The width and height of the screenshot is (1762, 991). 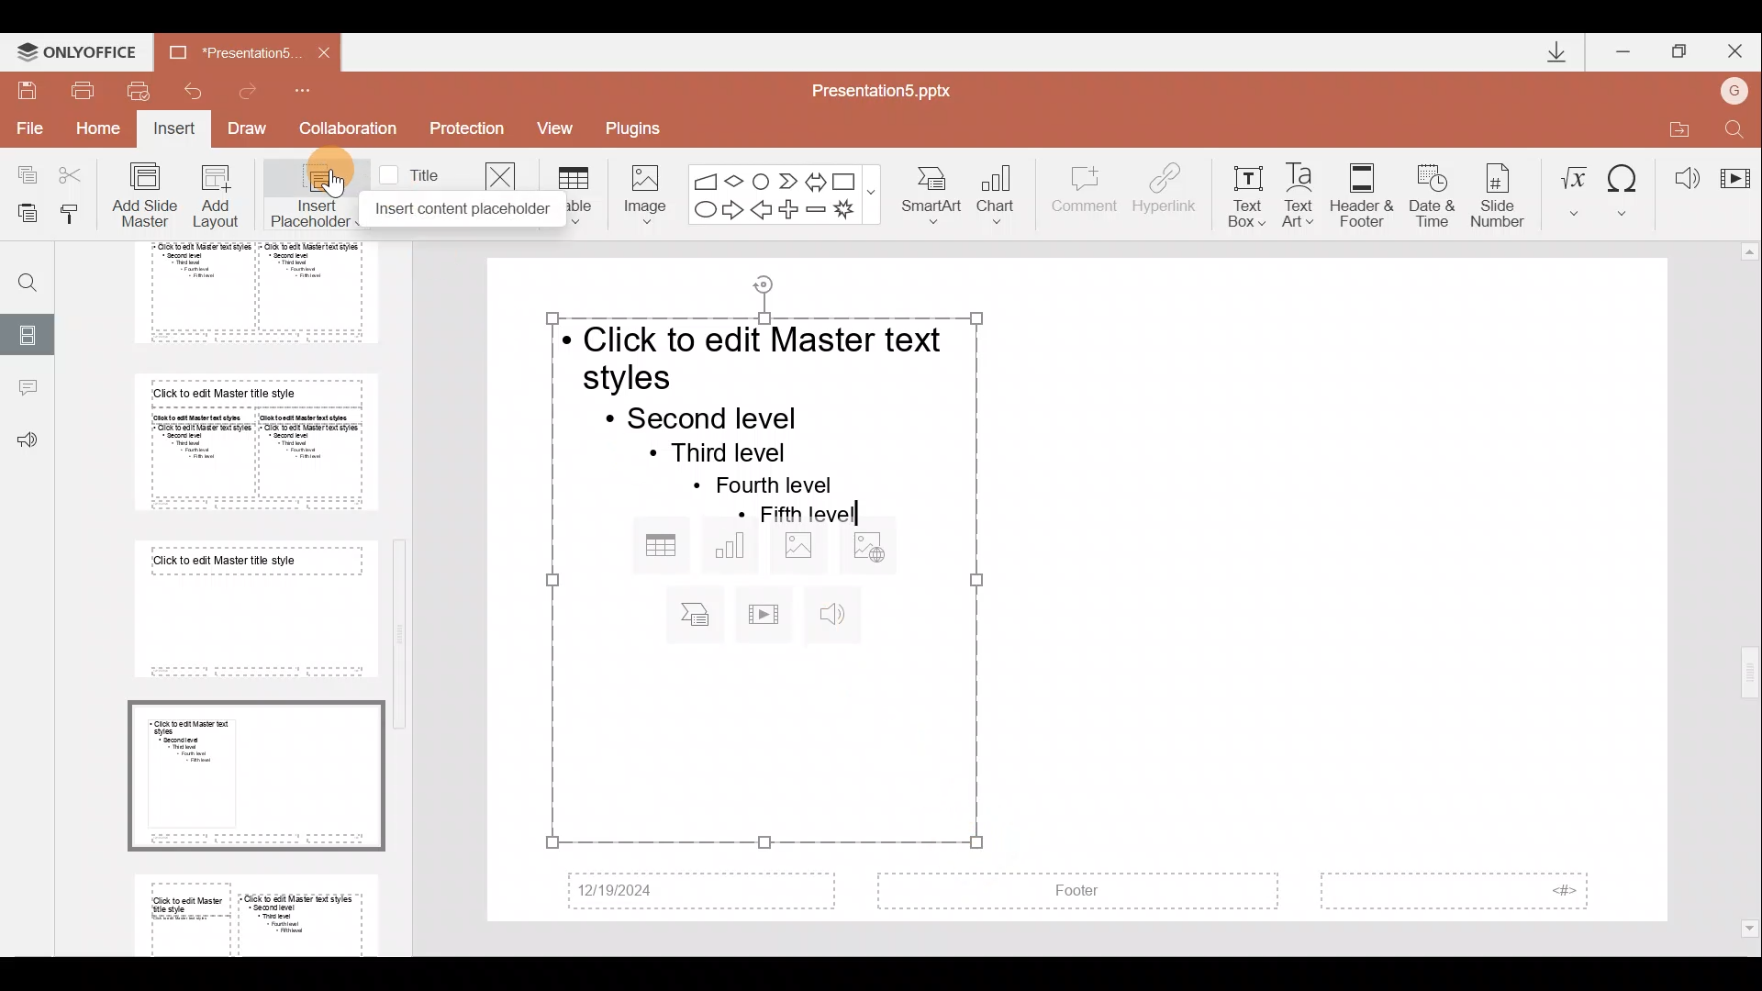 What do you see at coordinates (1008, 196) in the screenshot?
I see `Chart` at bounding box center [1008, 196].